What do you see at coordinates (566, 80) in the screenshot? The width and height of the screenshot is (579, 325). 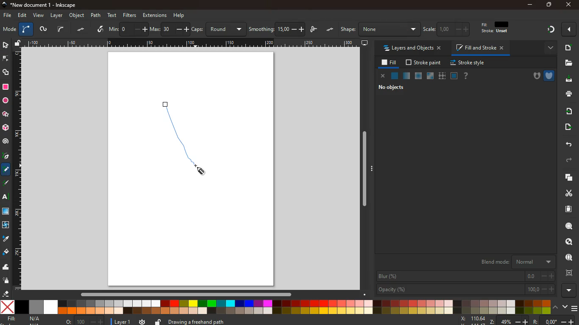 I see `download` at bounding box center [566, 80].